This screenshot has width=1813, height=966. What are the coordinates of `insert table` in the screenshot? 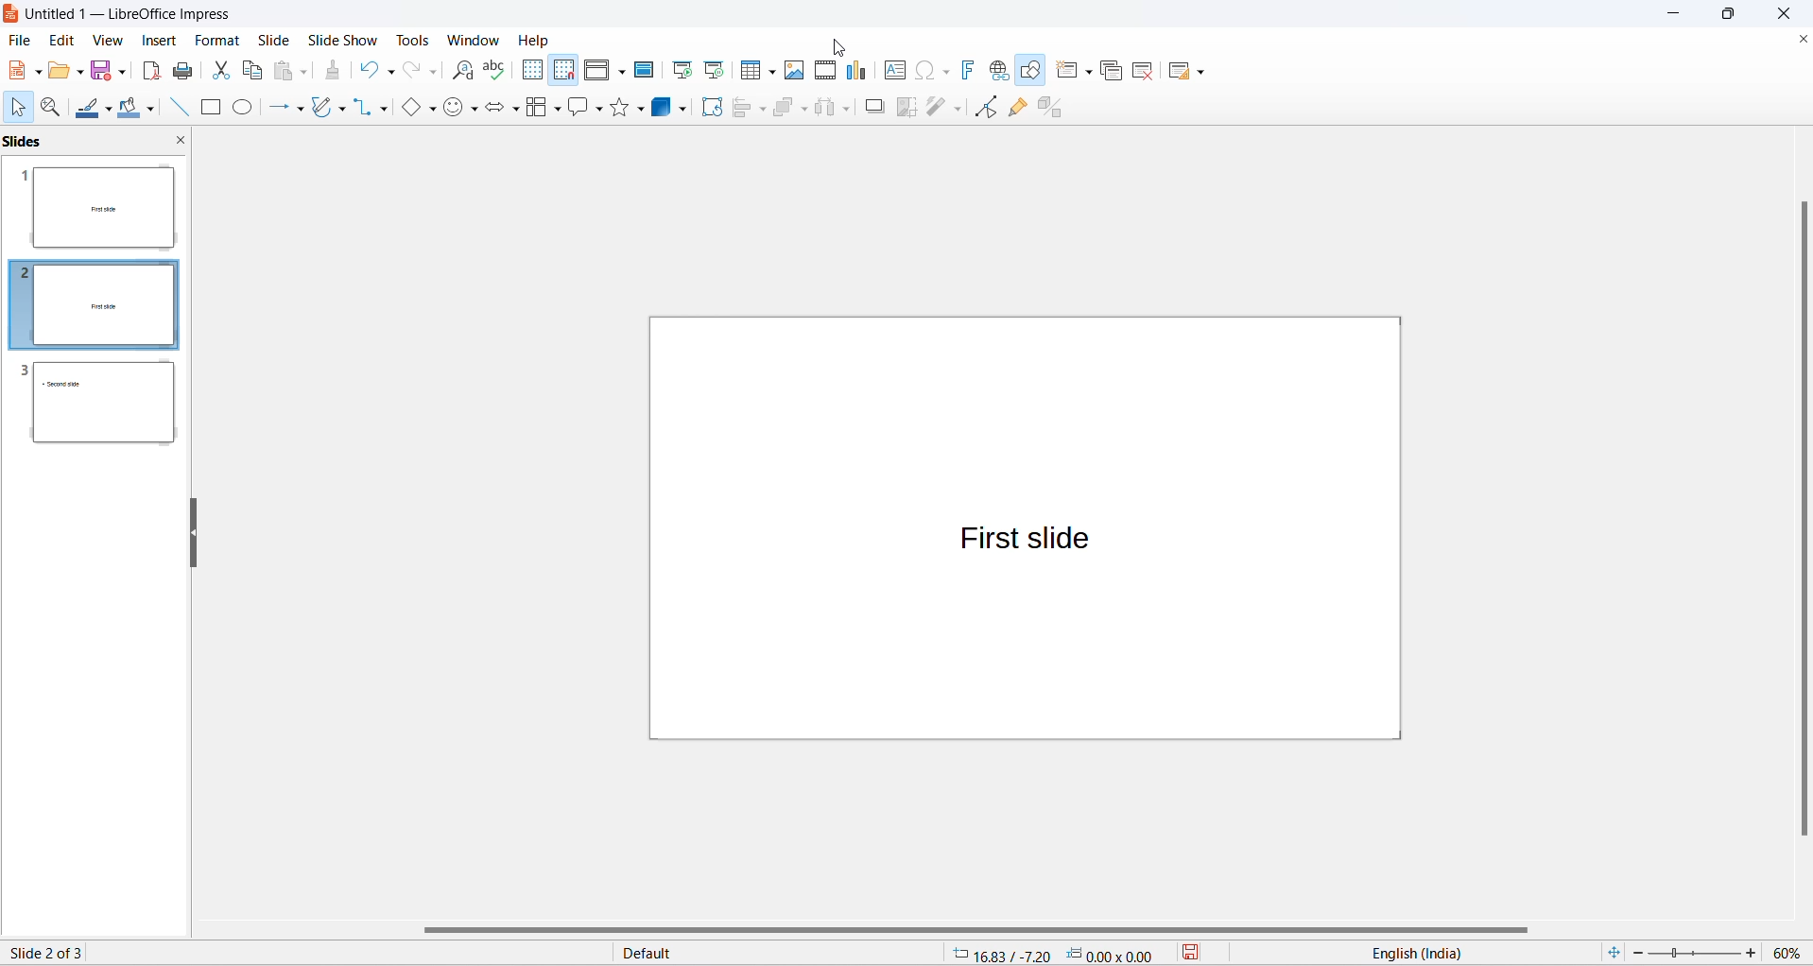 It's located at (750, 73).